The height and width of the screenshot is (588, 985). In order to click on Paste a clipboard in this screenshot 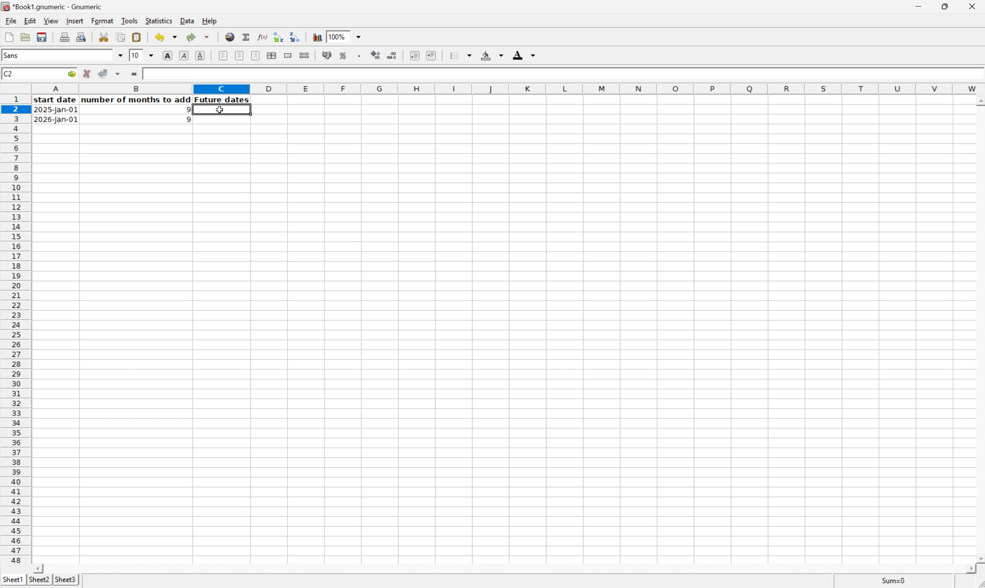, I will do `click(138, 37)`.